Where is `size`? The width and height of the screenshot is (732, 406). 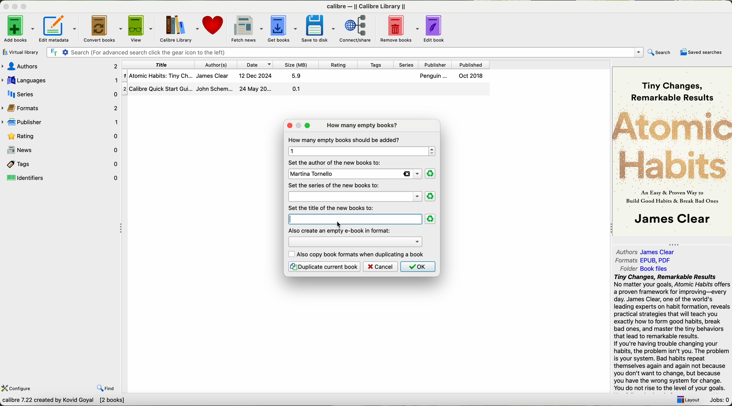
size is located at coordinates (296, 65).